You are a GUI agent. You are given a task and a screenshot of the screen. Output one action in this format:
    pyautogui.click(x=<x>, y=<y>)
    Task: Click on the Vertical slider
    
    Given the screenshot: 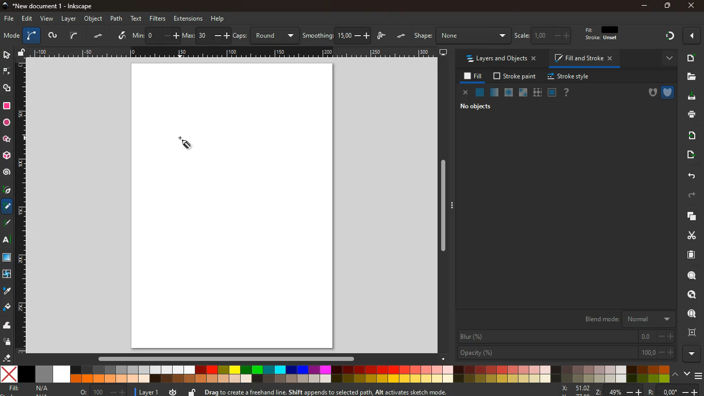 What is the action you would take?
    pyautogui.click(x=444, y=206)
    